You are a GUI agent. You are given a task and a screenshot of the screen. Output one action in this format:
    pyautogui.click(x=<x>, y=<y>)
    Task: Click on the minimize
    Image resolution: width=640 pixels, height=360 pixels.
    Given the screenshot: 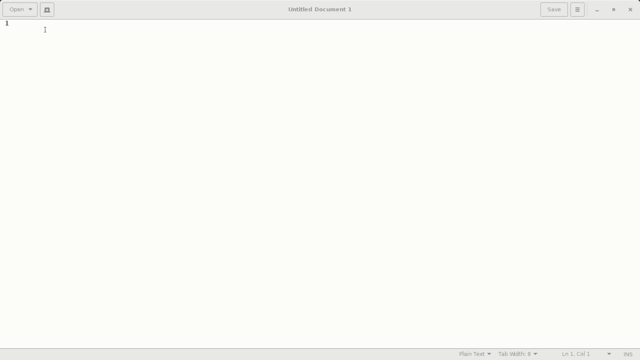 What is the action you would take?
    pyautogui.click(x=597, y=10)
    